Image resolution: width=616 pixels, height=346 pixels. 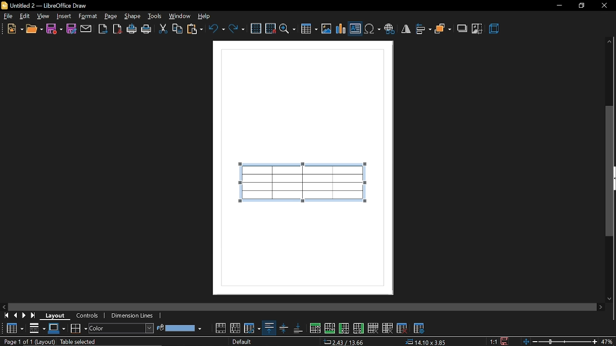 I want to click on format, so click(x=88, y=16).